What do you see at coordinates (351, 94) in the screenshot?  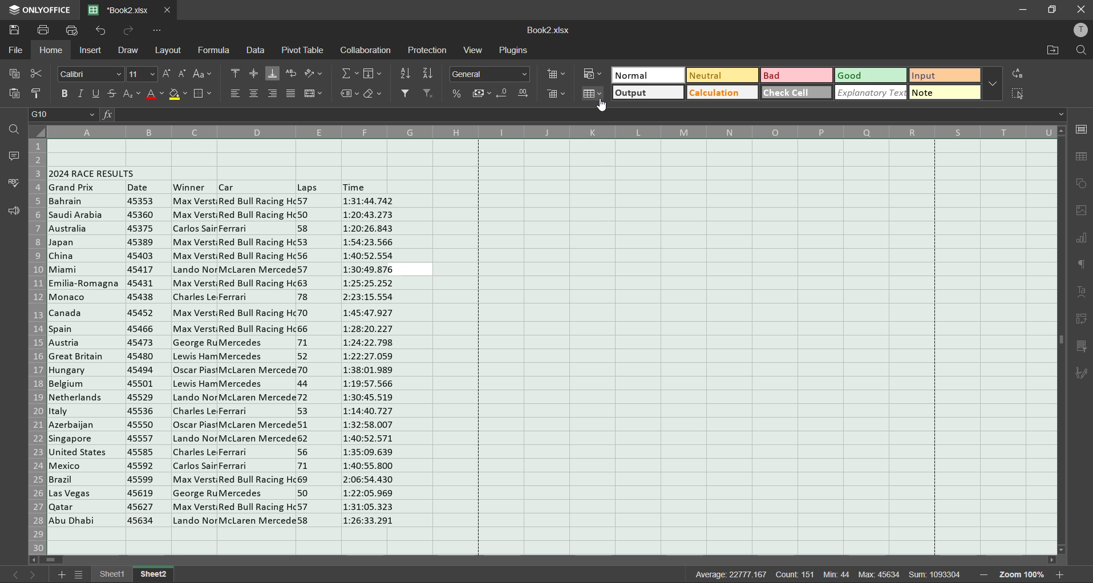 I see `named ranges` at bounding box center [351, 94].